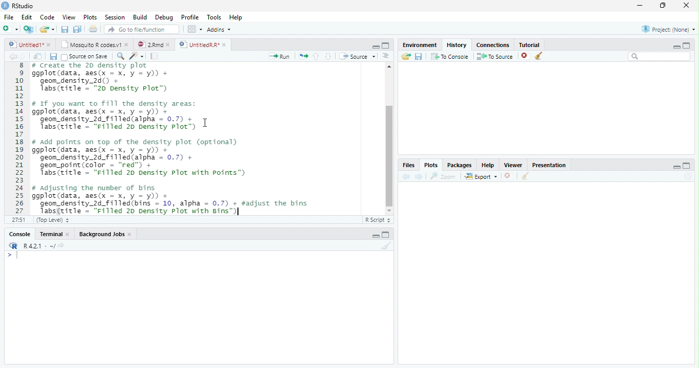  What do you see at coordinates (170, 44) in the screenshot?
I see `close` at bounding box center [170, 44].